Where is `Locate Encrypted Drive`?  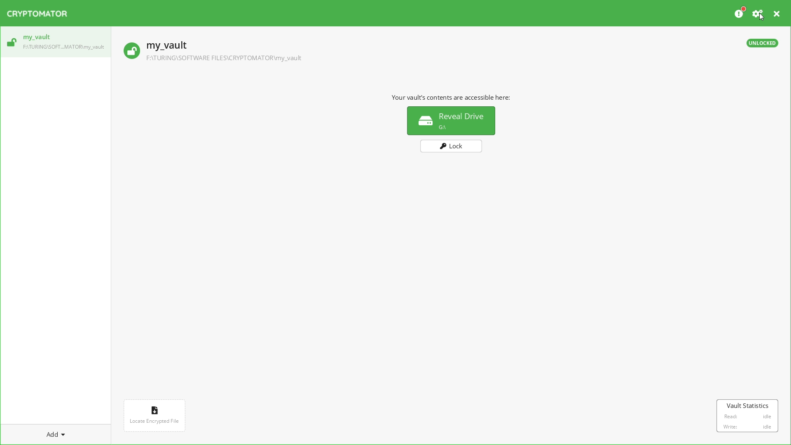
Locate Encrypted Drive is located at coordinates (154, 412).